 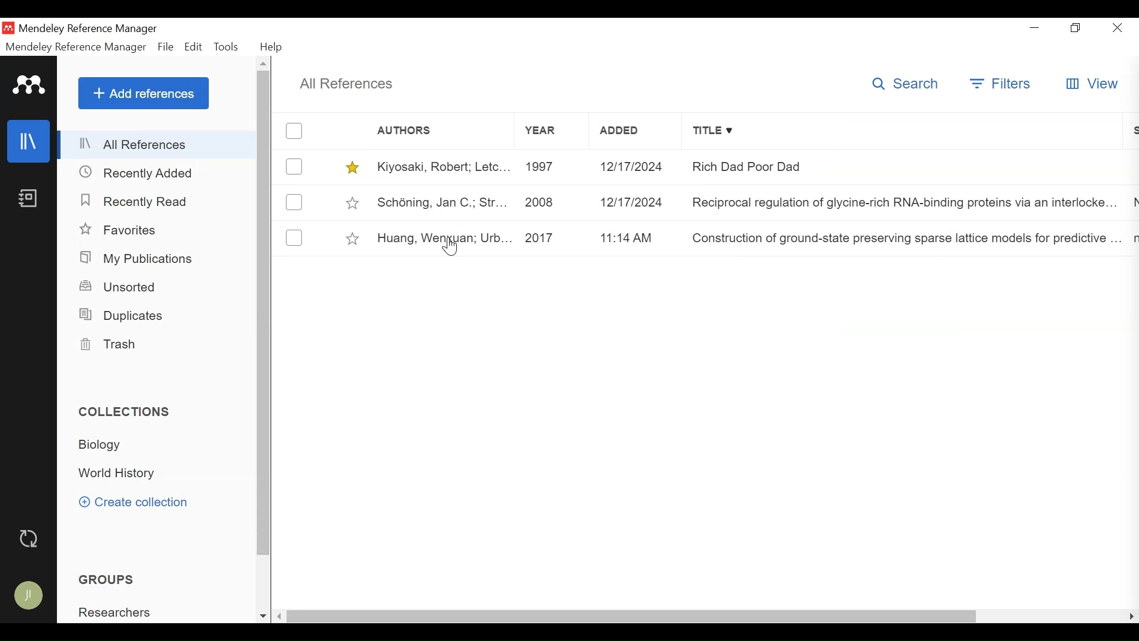 I want to click on Edit, so click(x=194, y=47).